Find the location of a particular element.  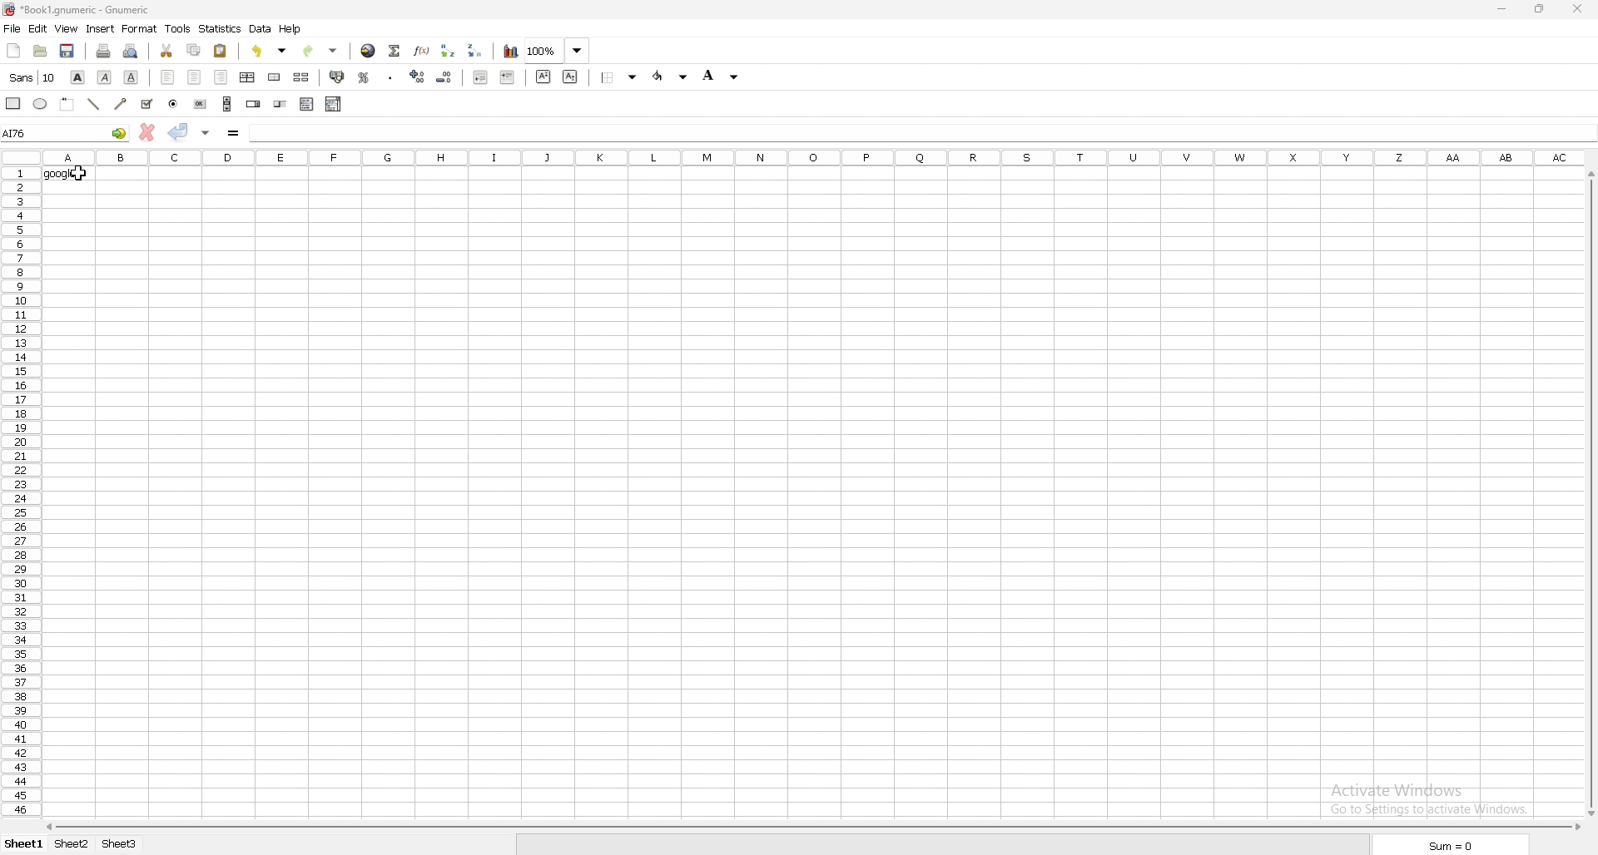

undo is located at coordinates (270, 51).